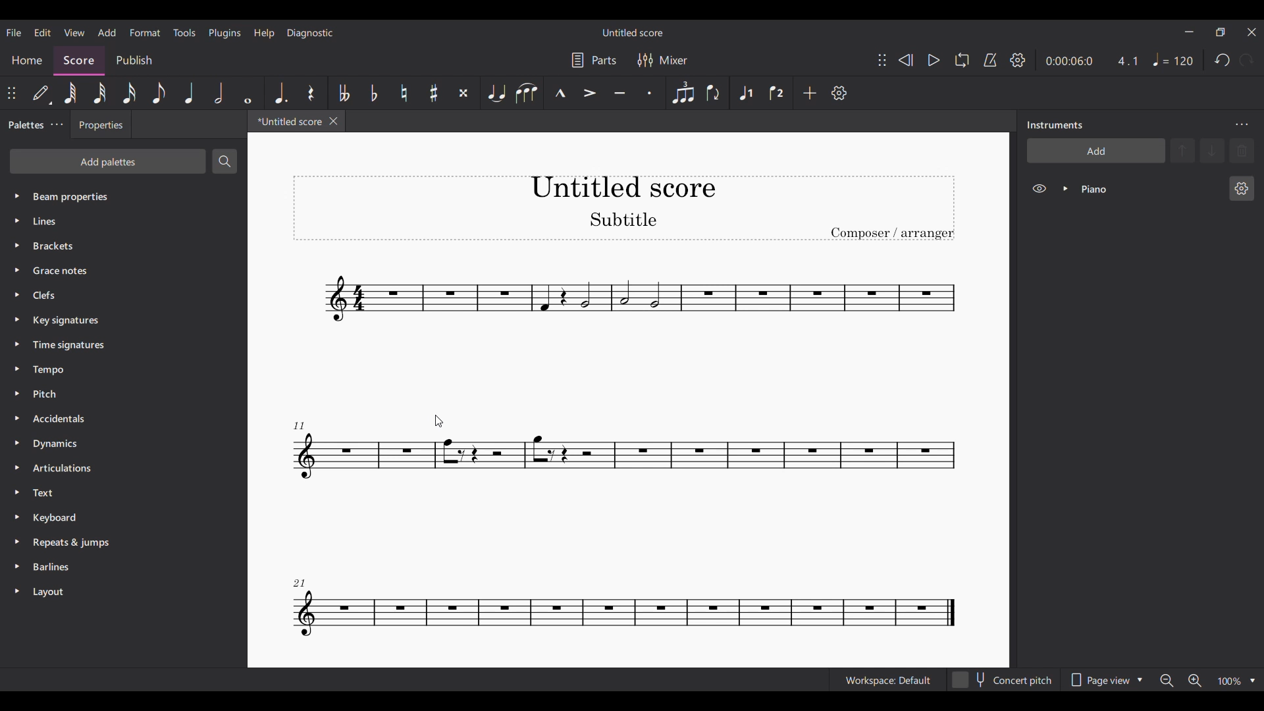  What do you see at coordinates (1195, 681) in the screenshot?
I see `Zoom in` at bounding box center [1195, 681].